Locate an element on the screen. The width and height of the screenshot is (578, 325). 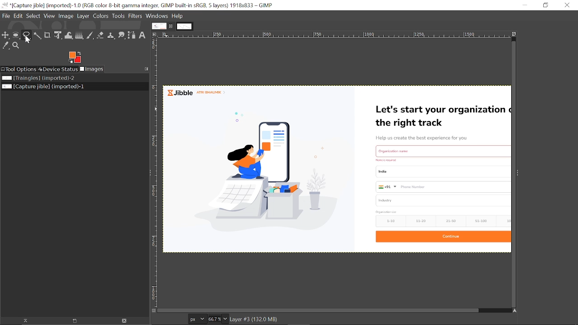
Eraser is located at coordinates (100, 35).